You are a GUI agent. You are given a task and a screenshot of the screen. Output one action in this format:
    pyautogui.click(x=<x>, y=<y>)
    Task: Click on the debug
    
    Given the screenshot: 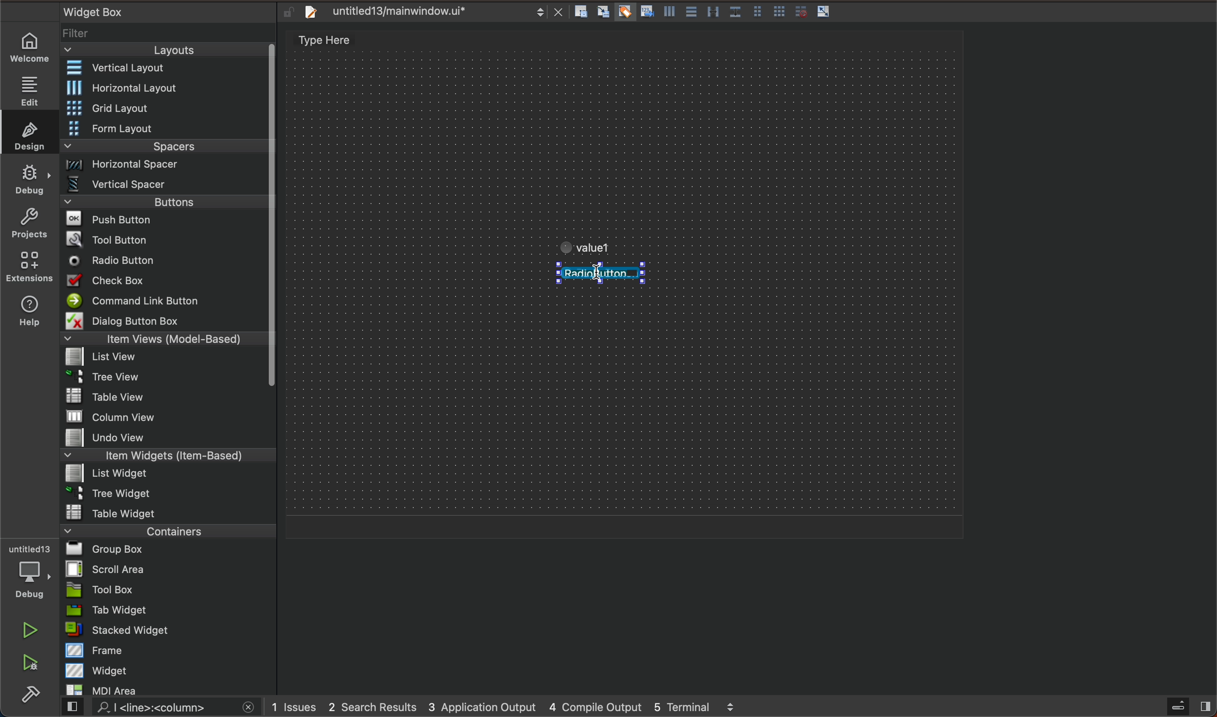 What is the action you would take?
    pyautogui.click(x=30, y=178)
    